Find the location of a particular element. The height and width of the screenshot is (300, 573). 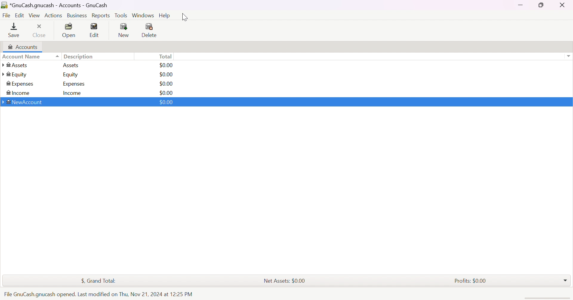

Help is located at coordinates (165, 16).